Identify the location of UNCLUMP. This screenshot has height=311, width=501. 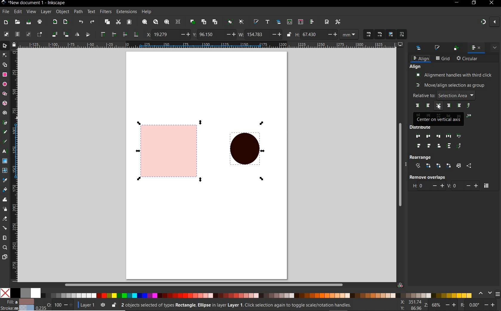
(469, 166).